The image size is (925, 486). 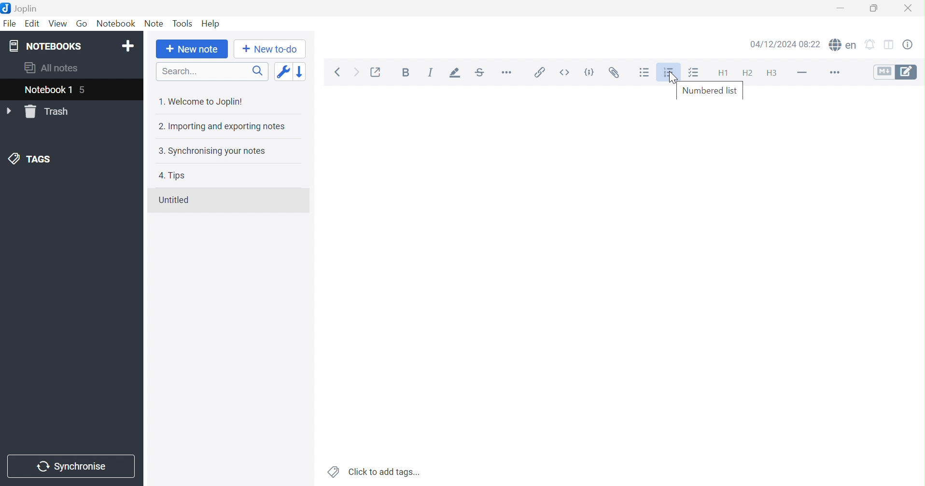 What do you see at coordinates (912, 44) in the screenshot?
I see `Note properties` at bounding box center [912, 44].